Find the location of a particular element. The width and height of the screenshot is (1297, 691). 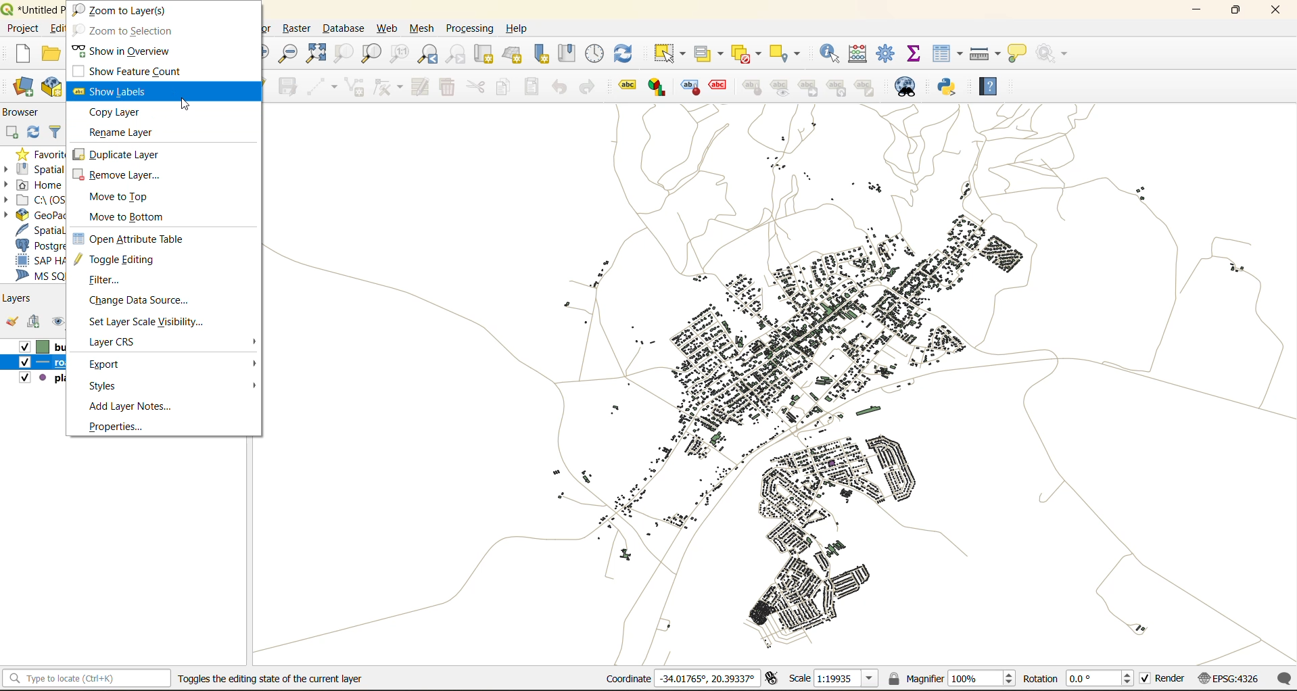

new map view is located at coordinates (484, 56).